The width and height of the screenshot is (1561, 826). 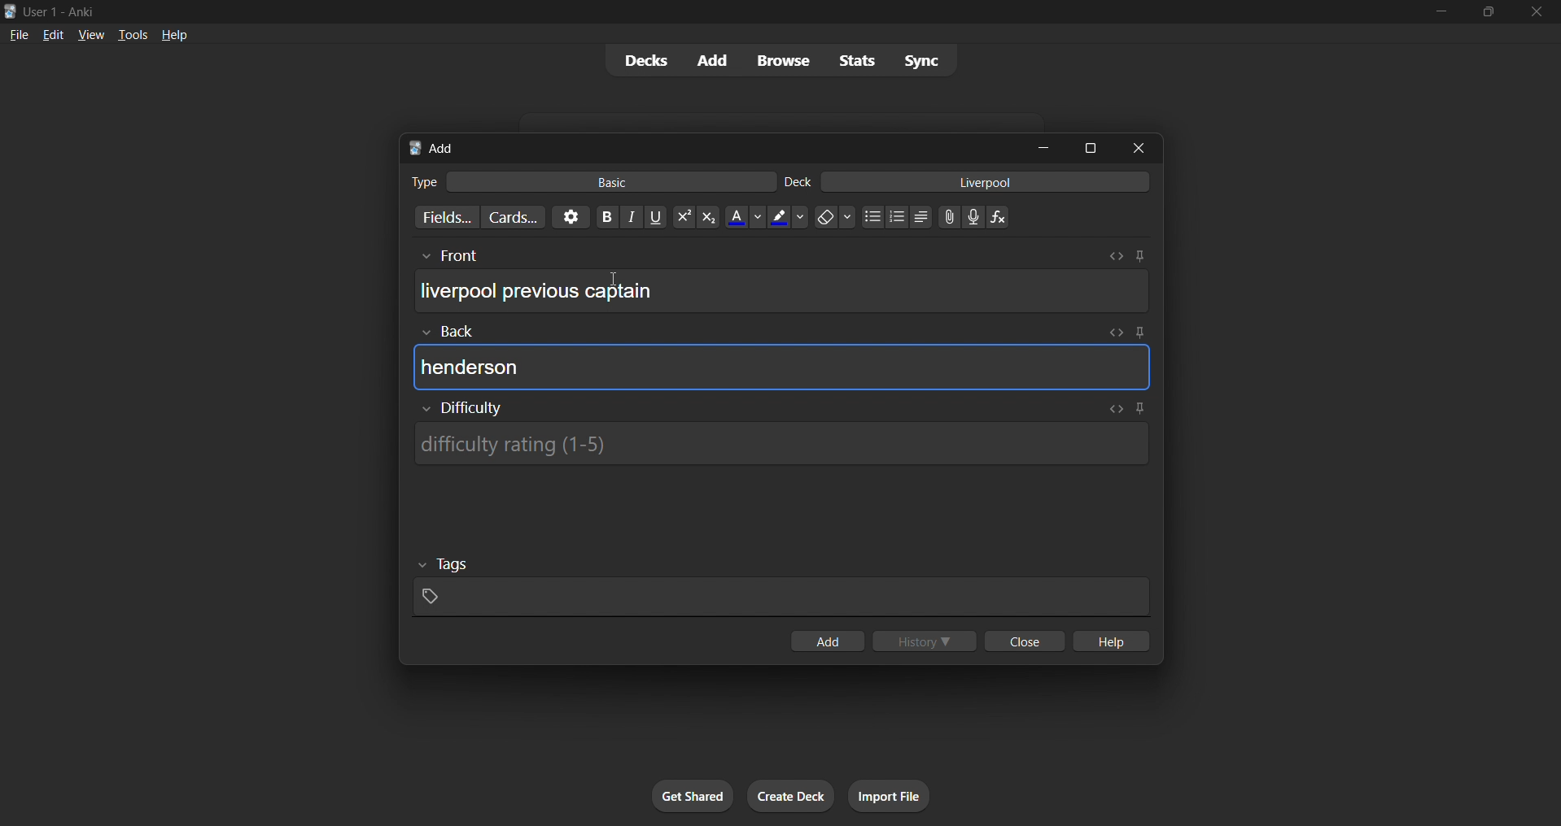 I want to click on add, so click(x=709, y=59).